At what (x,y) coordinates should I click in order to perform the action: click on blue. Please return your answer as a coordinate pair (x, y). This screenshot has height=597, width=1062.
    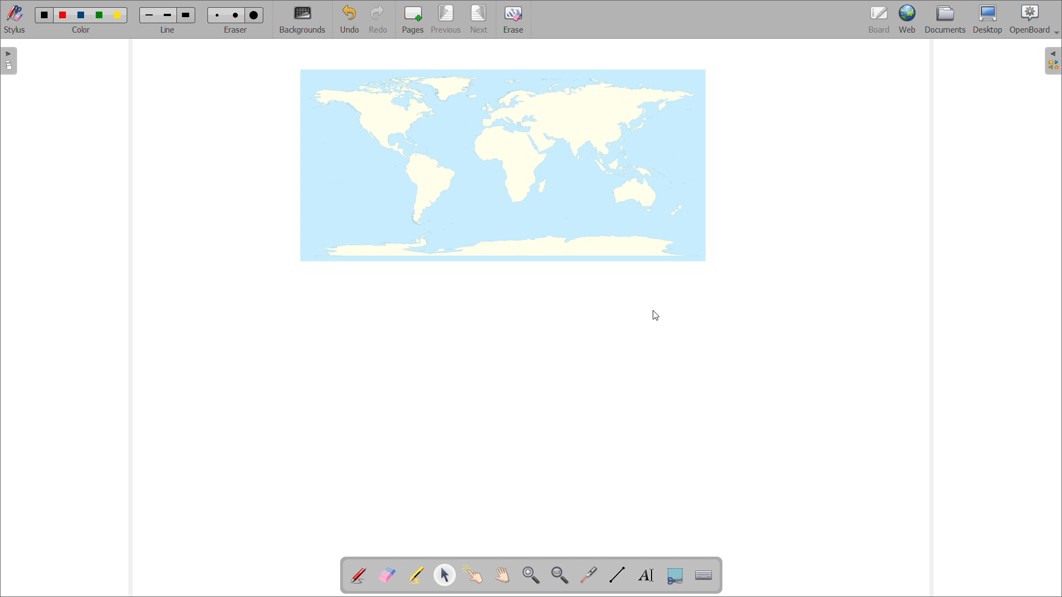
    Looking at the image, I should click on (82, 15).